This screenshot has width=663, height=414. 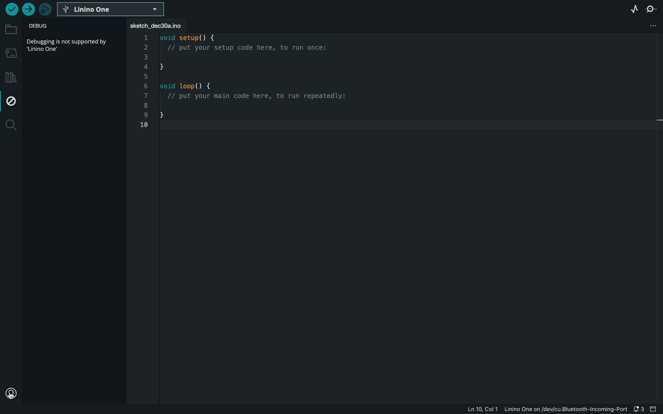 I want to click on debug, so click(x=50, y=27).